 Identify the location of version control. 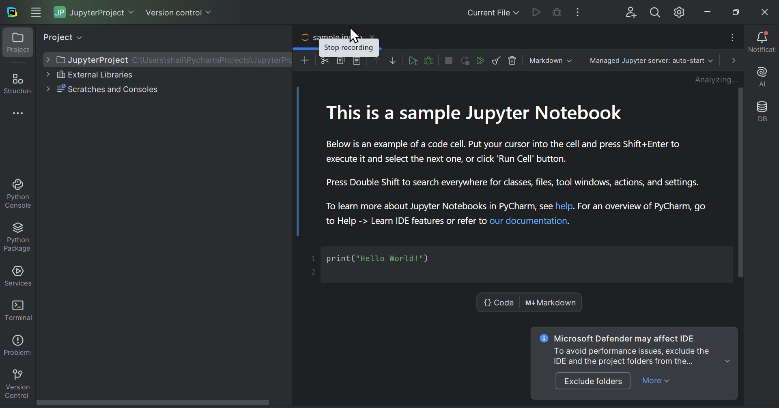
(177, 14).